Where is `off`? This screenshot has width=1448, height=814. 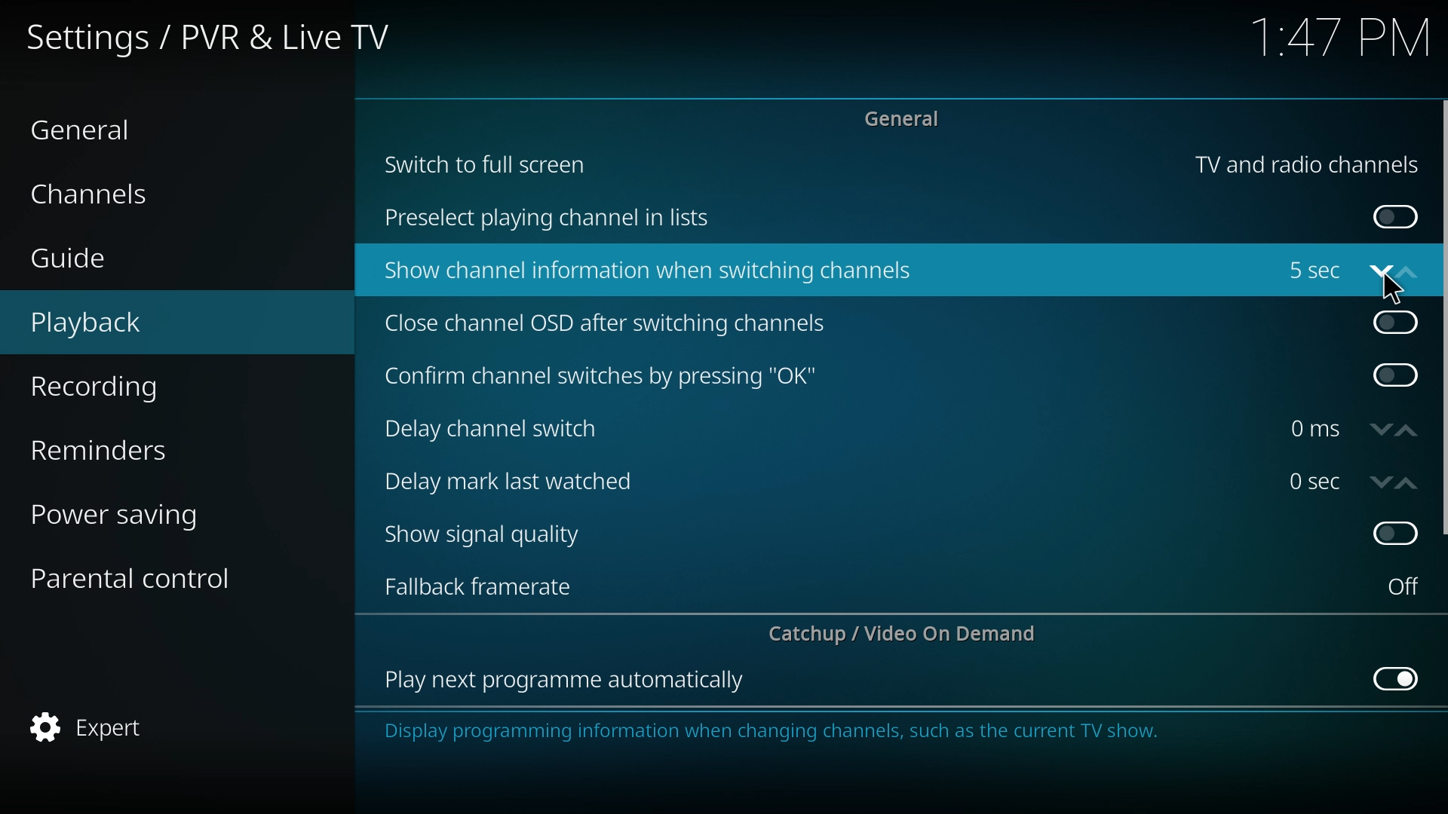 off is located at coordinates (1397, 531).